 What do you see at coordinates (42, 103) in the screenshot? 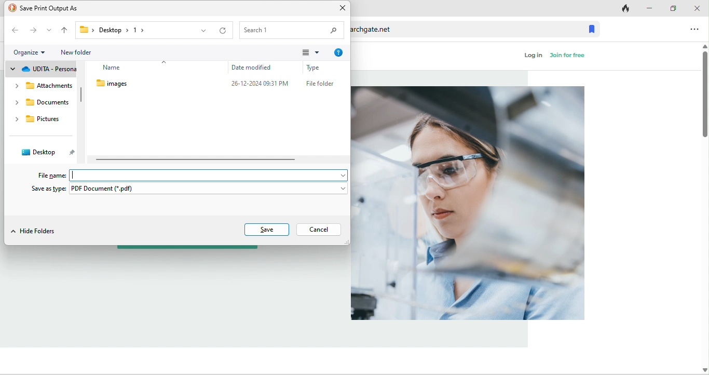
I see `documents` at bounding box center [42, 103].